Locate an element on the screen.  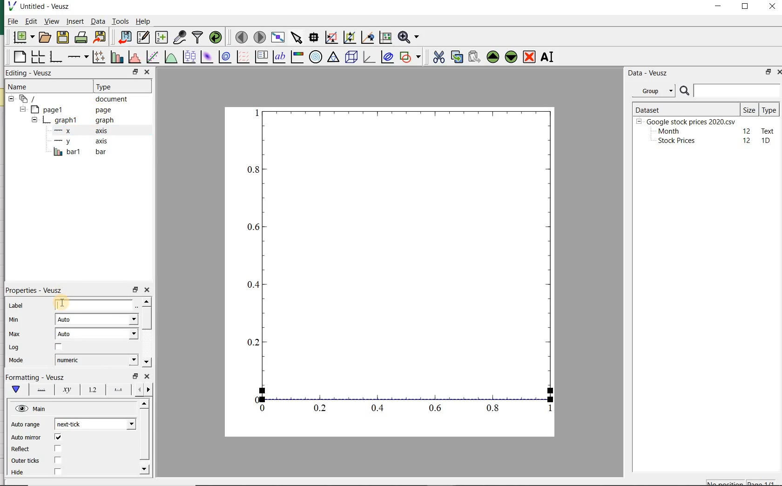
new document is located at coordinates (23, 38).